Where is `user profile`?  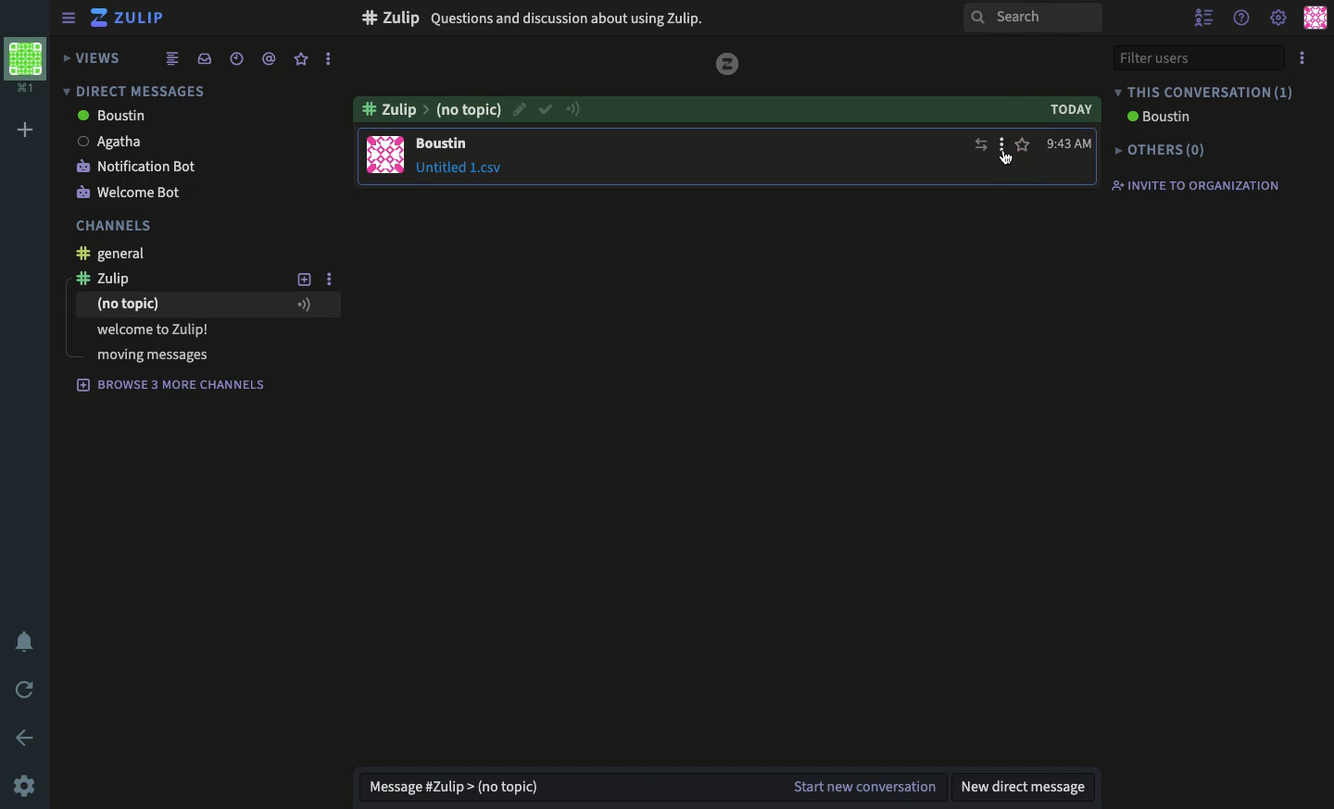 user profile is located at coordinates (387, 155).